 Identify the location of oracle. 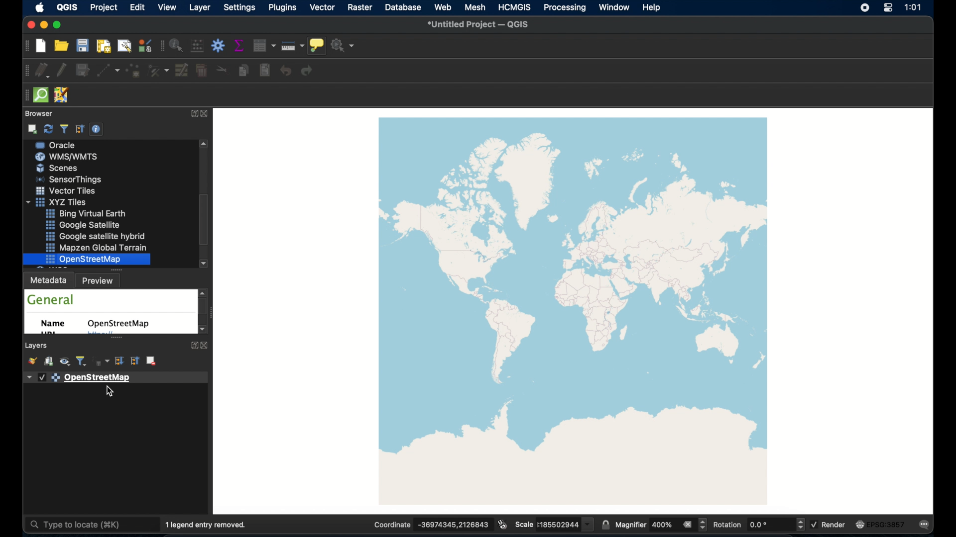
(70, 180).